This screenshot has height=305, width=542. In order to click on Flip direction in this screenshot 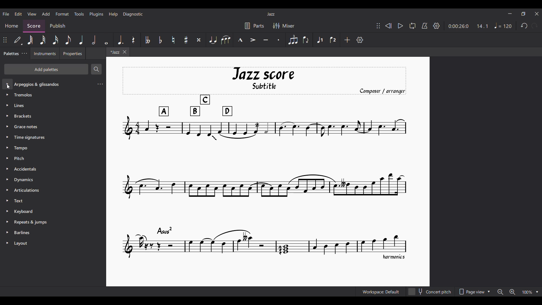, I will do `click(306, 40)`.